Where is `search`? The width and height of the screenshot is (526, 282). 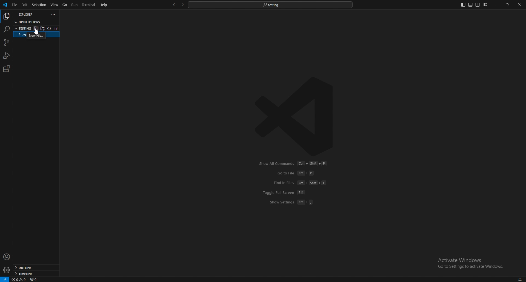 search is located at coordinates (6, 29).